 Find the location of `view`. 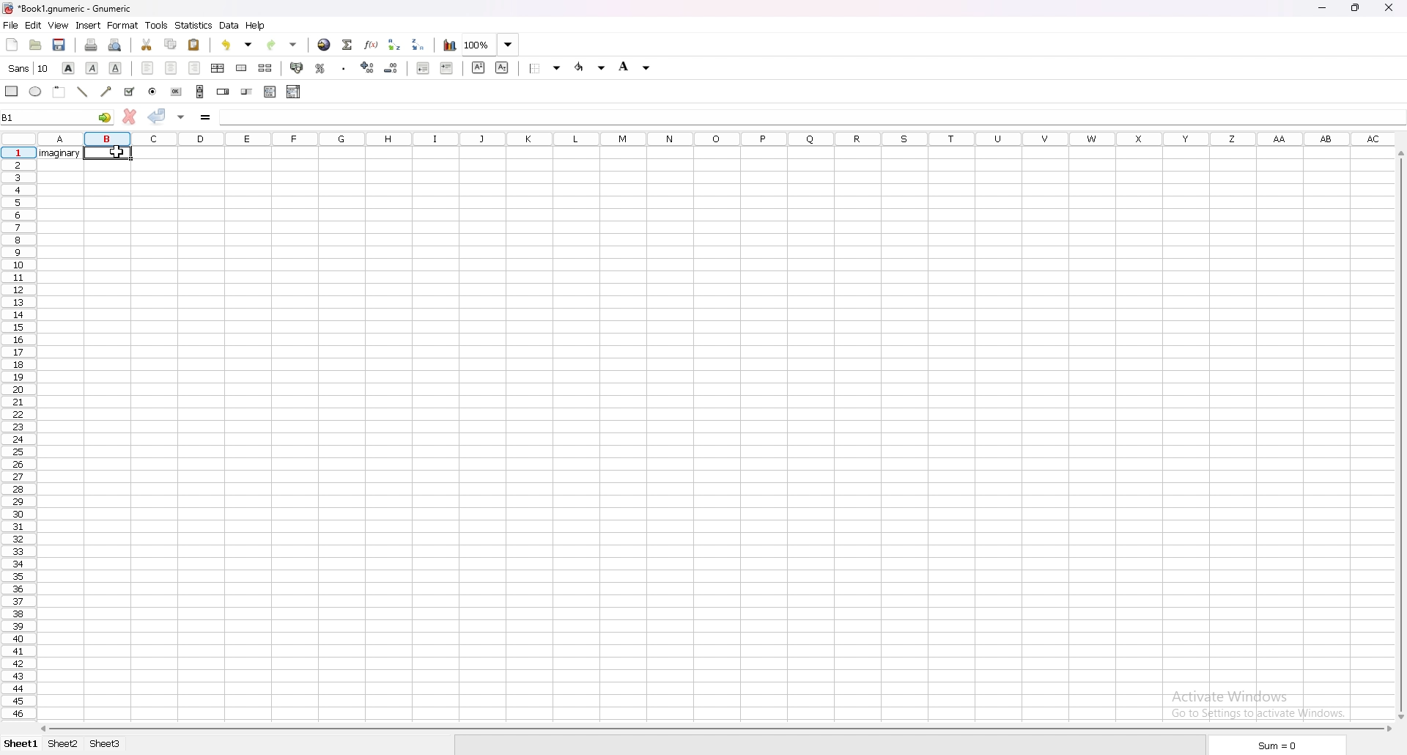

view is located at coordinates (58, 26).